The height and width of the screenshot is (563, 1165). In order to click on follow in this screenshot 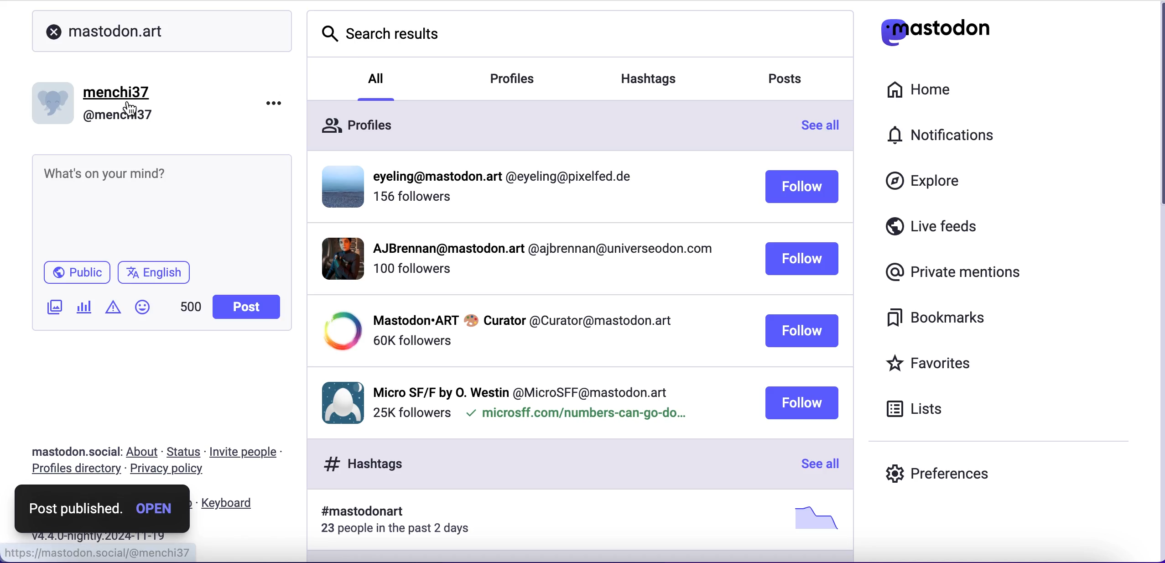, I will do `click(803, 329)`.